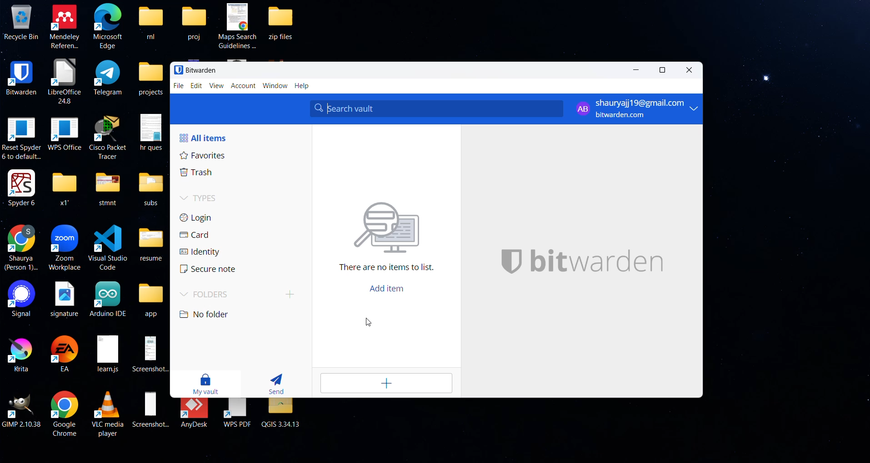  What do you see at coordinates (22, 248) in the screenshot?
I see `Shaurya(Person 1)...` at bounding box center [22, 248].